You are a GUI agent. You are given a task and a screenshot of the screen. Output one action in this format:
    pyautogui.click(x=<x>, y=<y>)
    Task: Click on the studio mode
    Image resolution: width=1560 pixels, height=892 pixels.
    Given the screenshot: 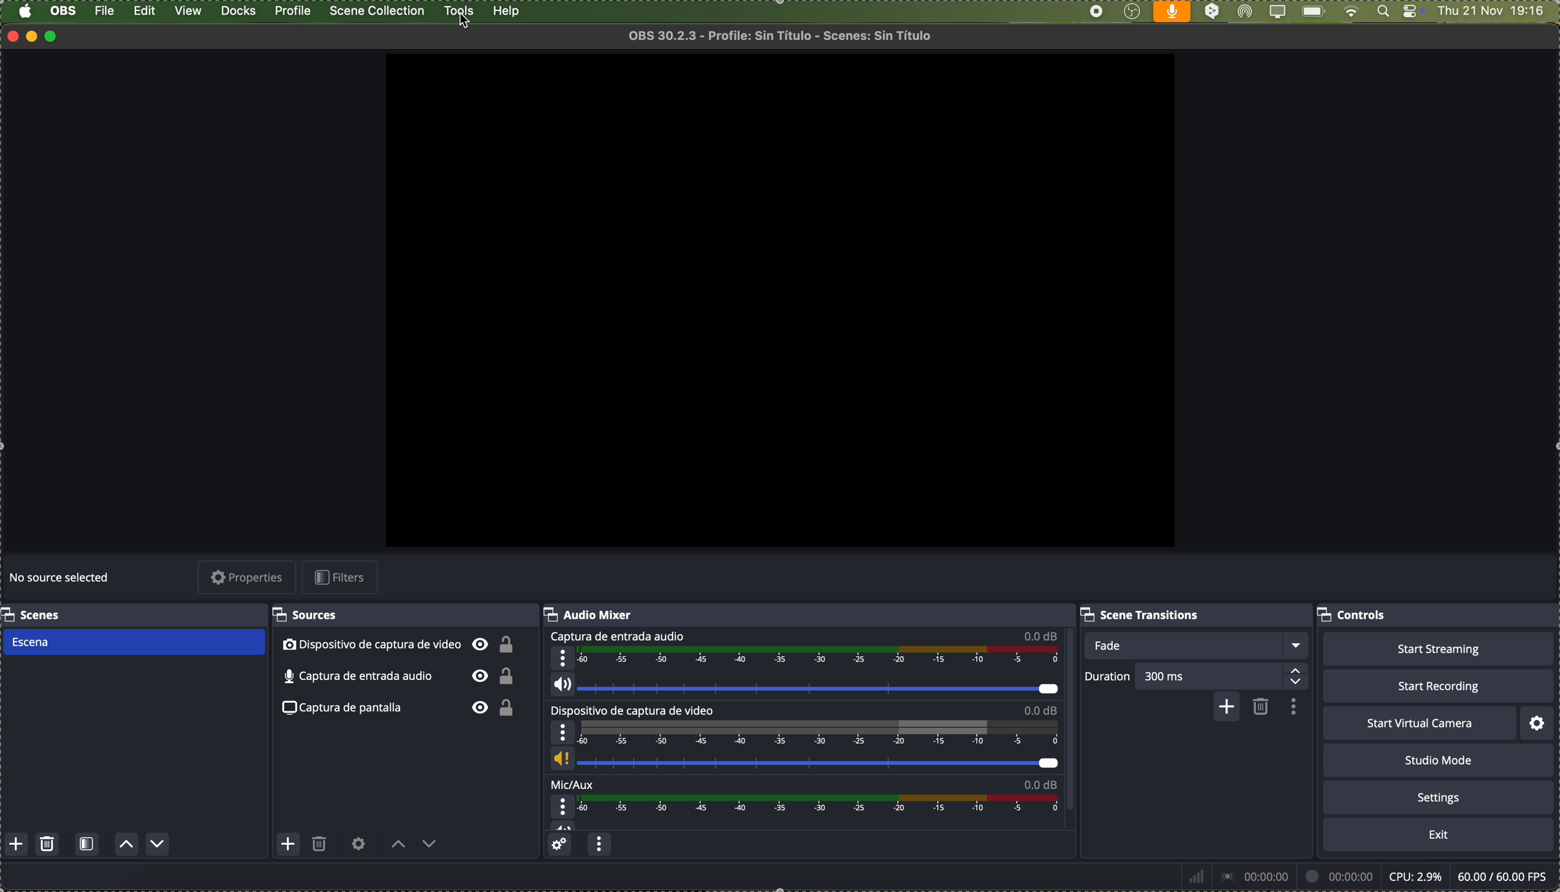 What is the action you would take?
    pyautogui.click(x=1439, y=760)
    